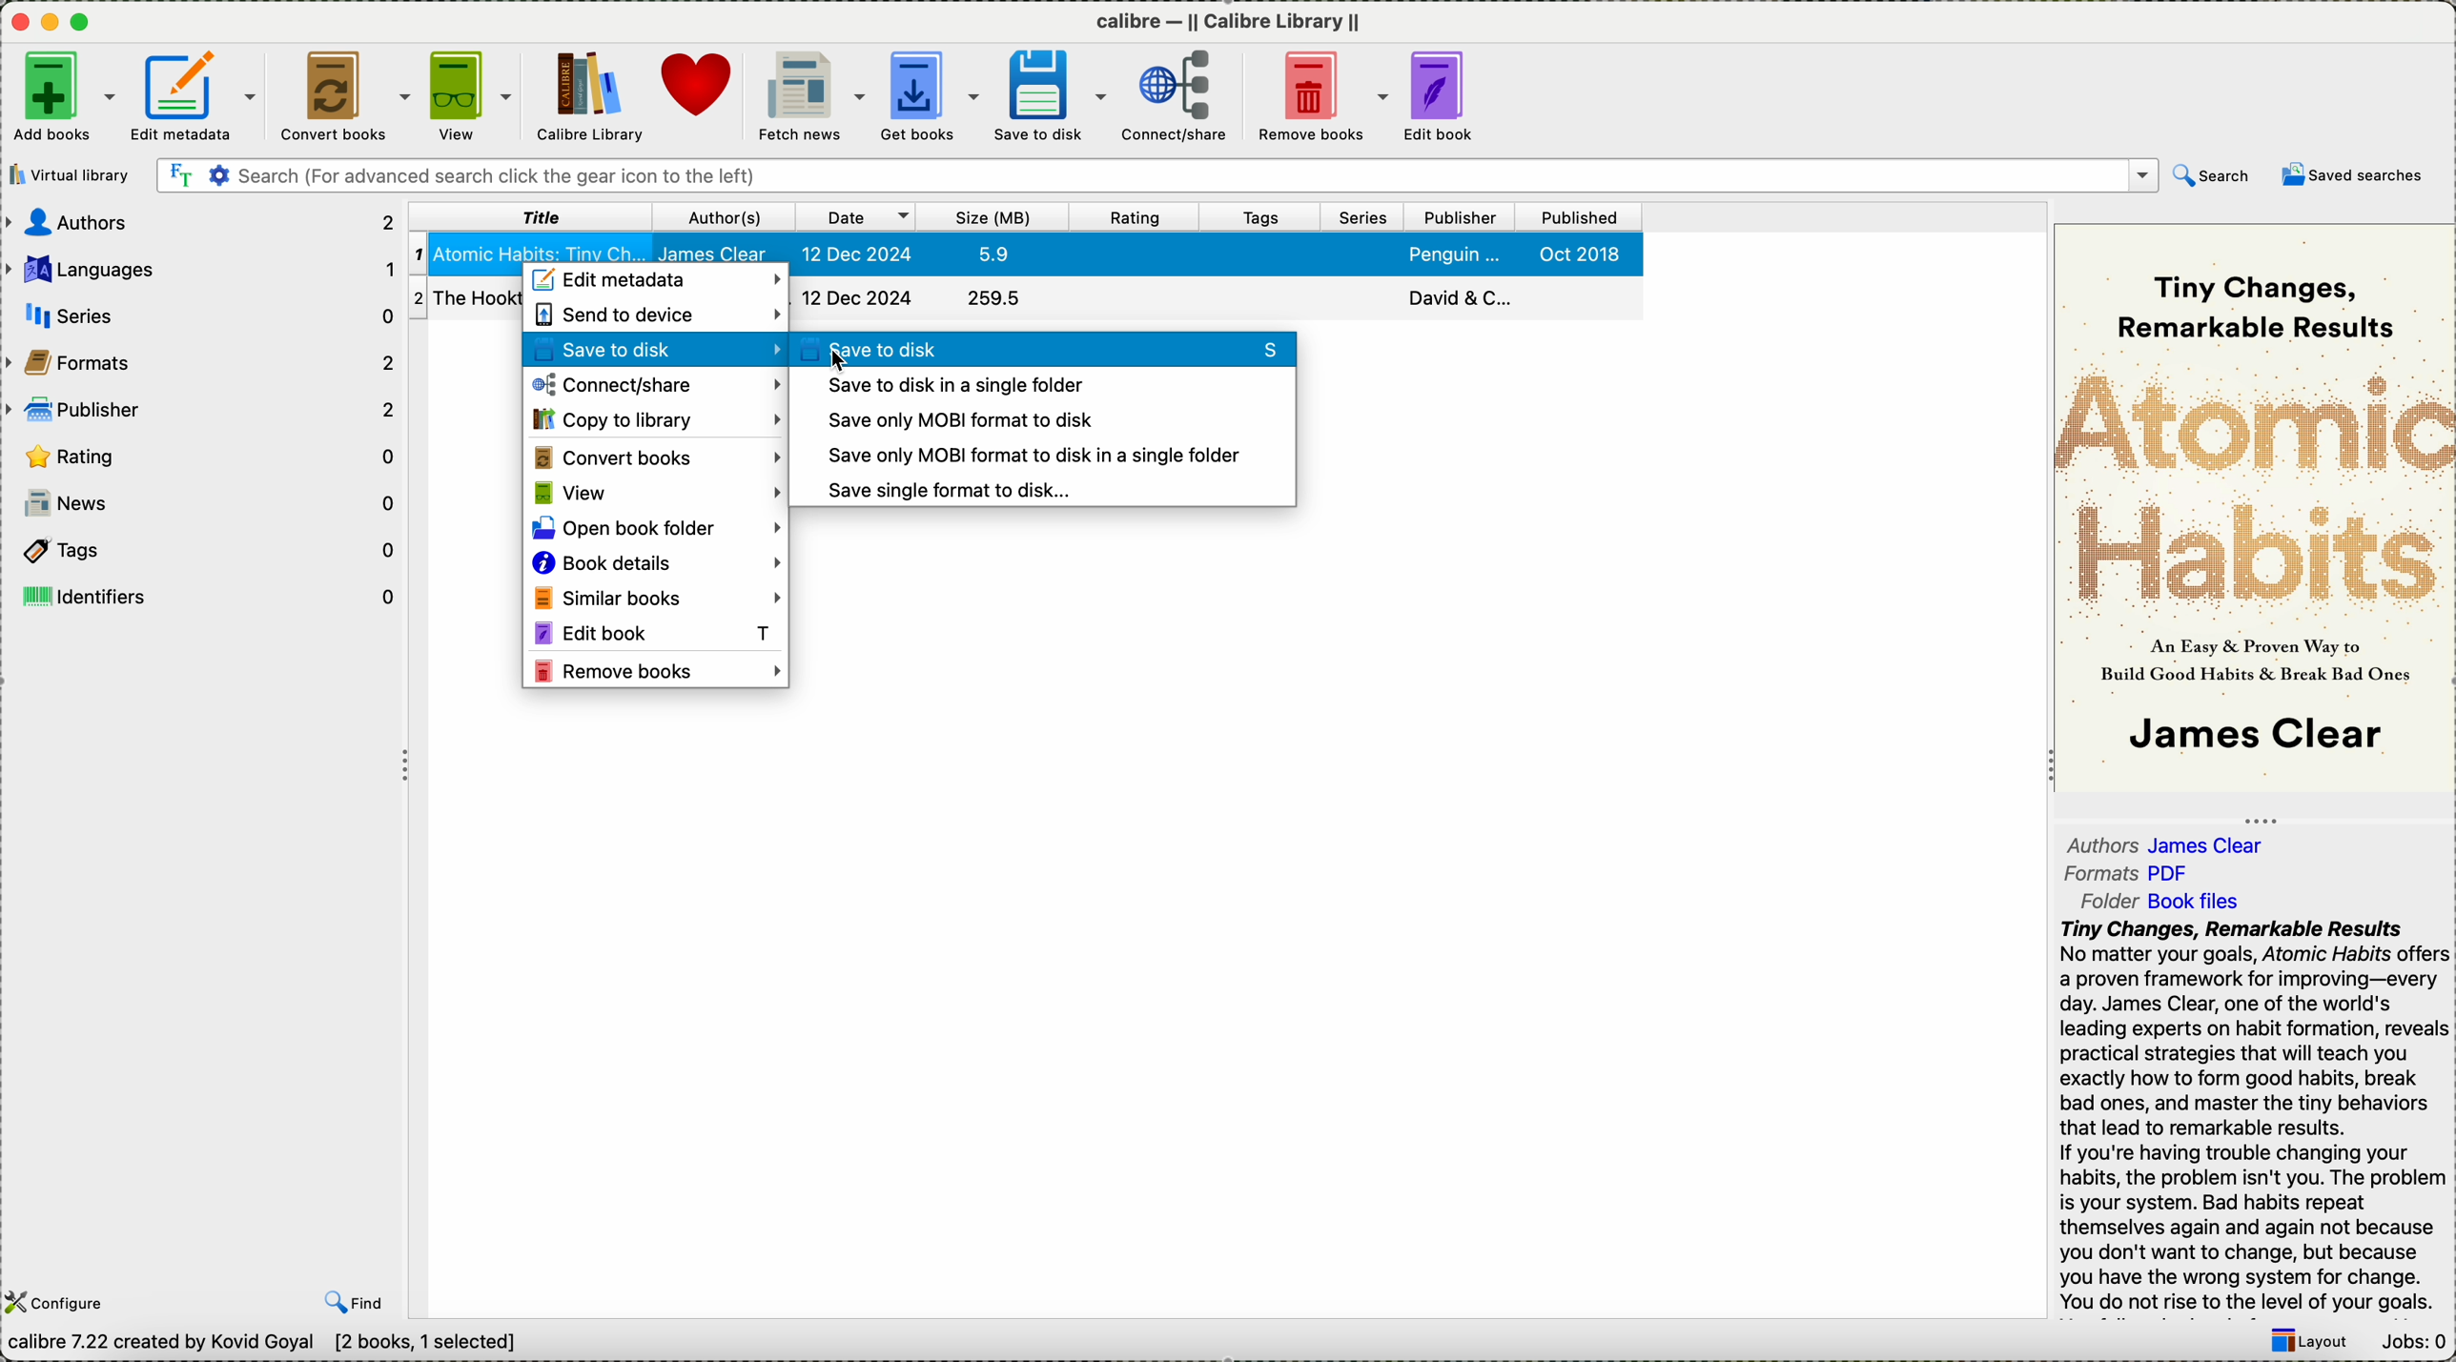  What do you see at coordinates (201, 268) in the screenshot?
I see `languages` at bounding box center [201, 268].